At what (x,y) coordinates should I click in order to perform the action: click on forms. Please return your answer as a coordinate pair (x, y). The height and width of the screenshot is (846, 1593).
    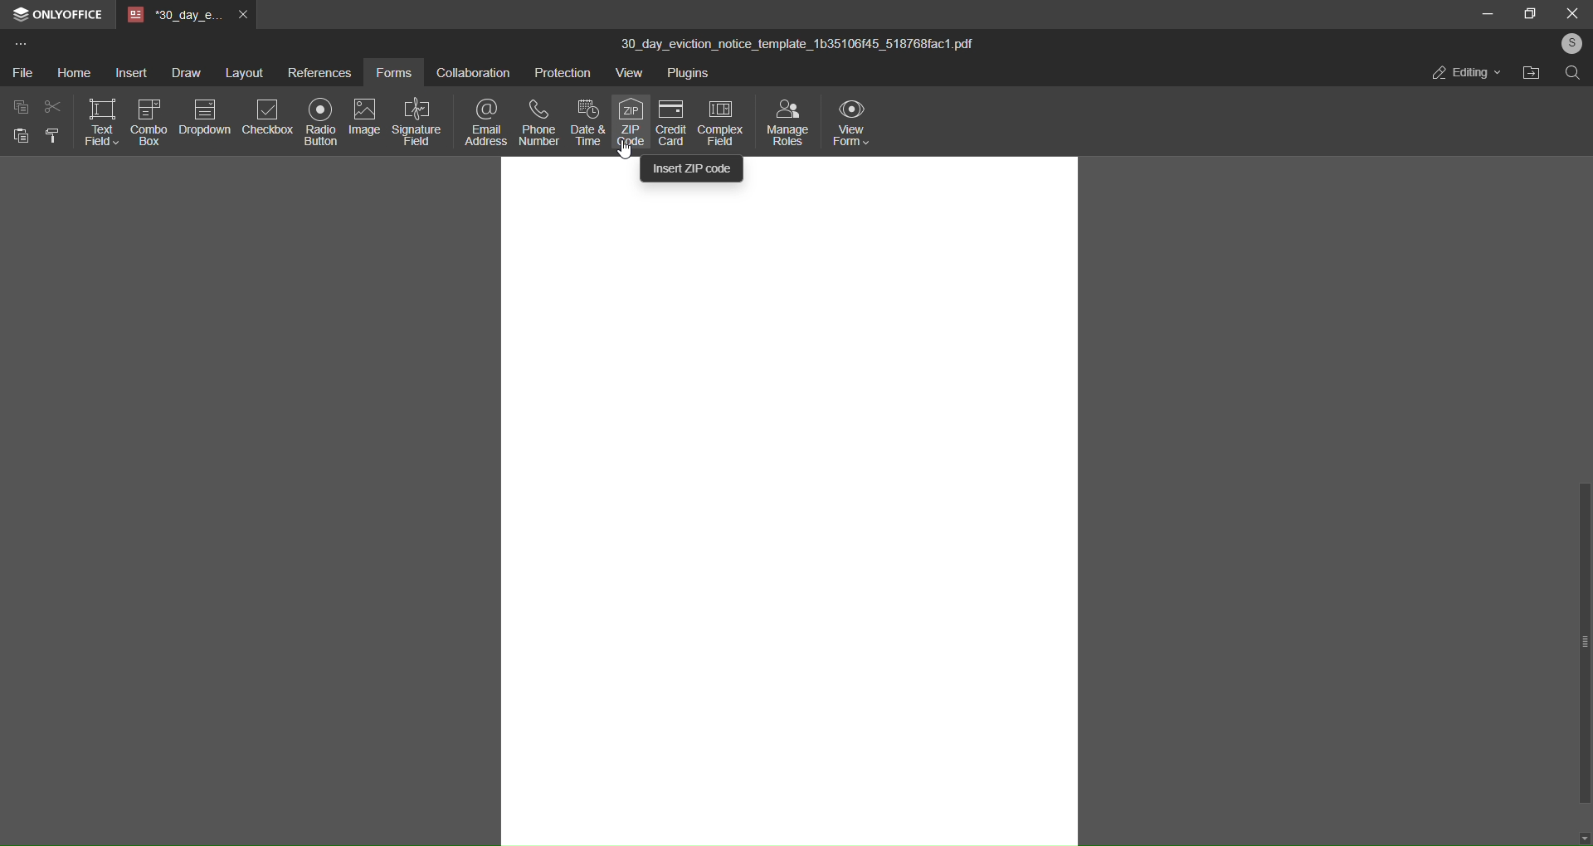
    Looking at the image, I should click on (392, 72).